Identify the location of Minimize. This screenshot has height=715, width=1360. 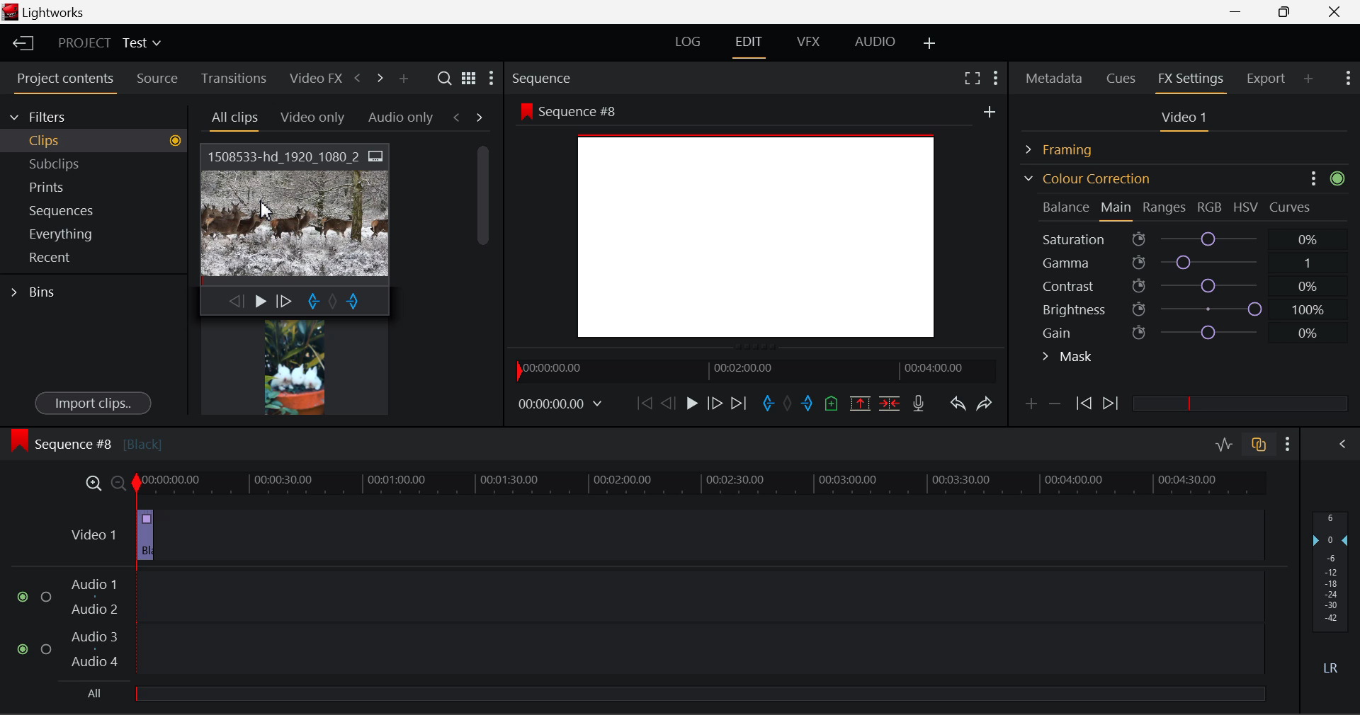
(1288, 11).